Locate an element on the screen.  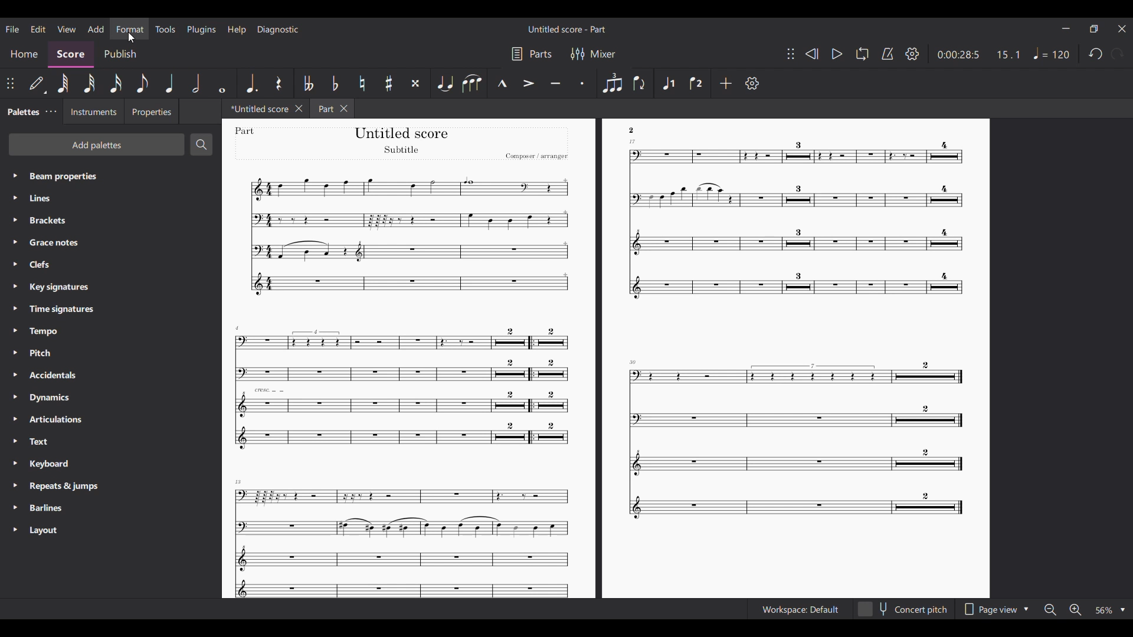
Grasce notes is located at coordinates (57, 244).